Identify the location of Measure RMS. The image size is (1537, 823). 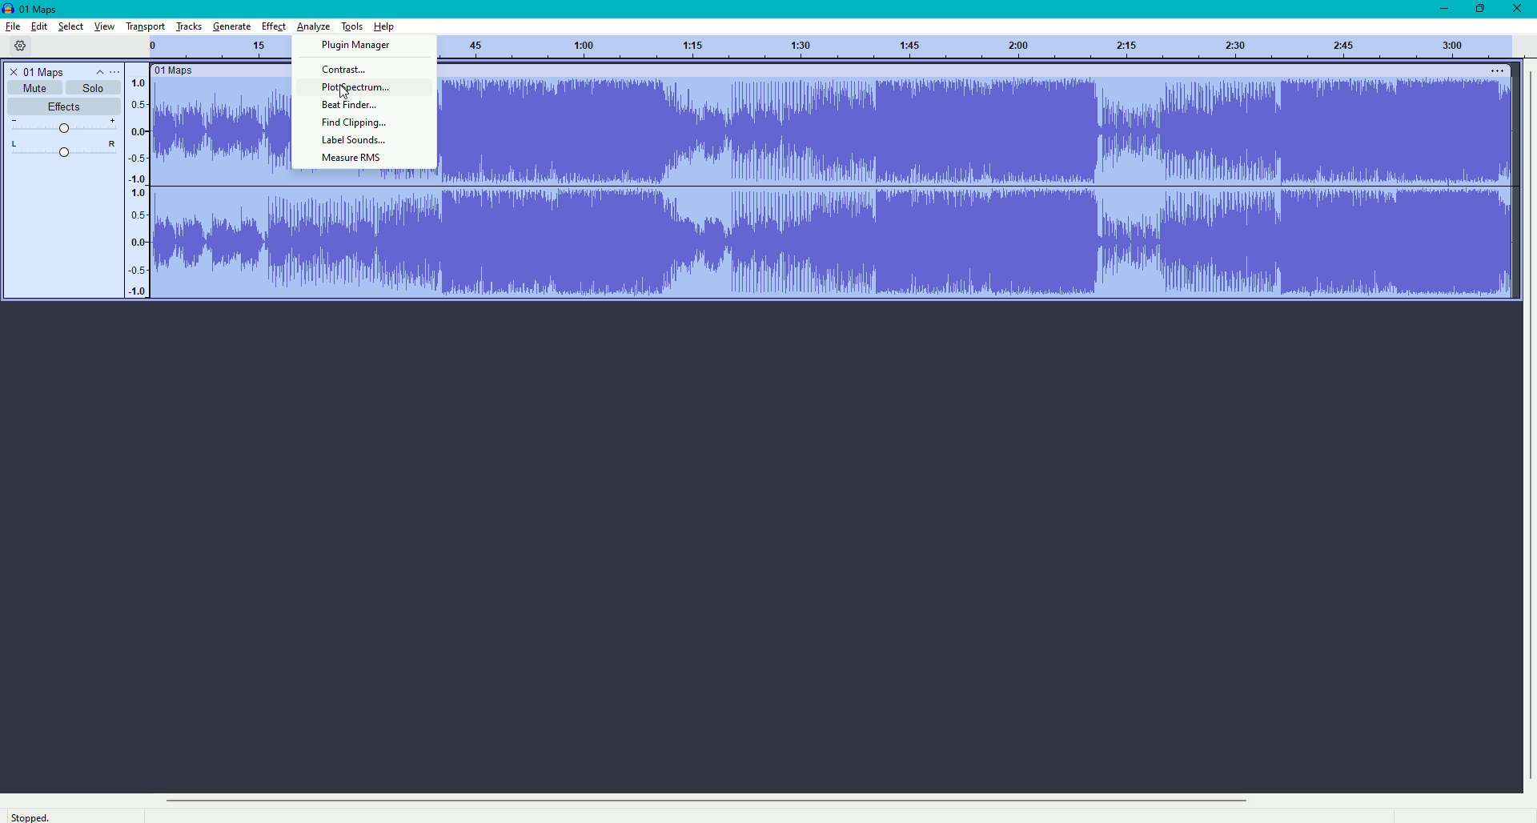
(351, 159).